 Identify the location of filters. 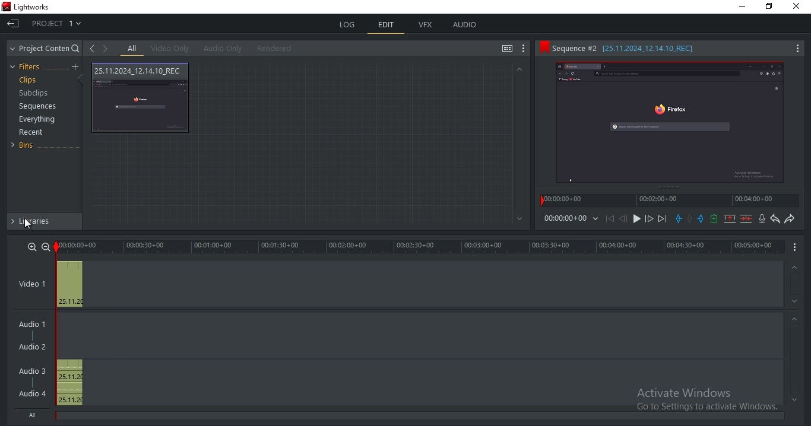
(27, 67).